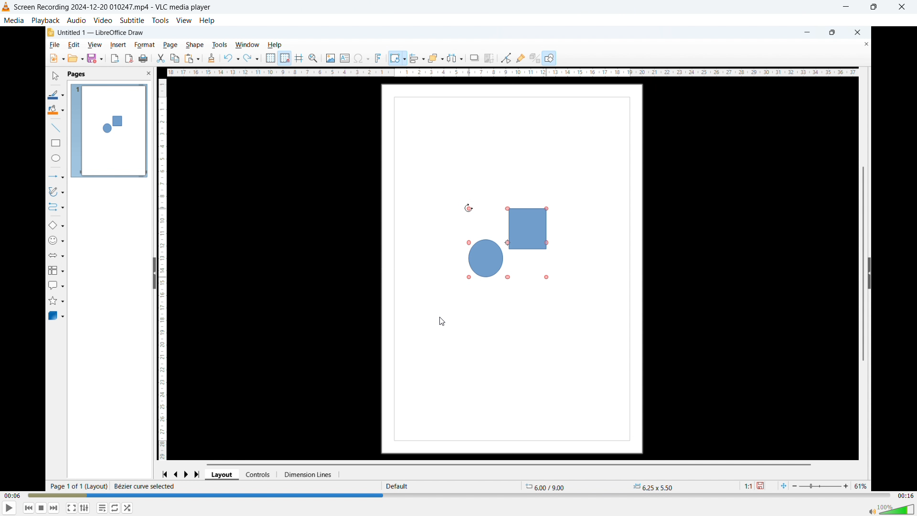 The width and height of the screenshot is (917, 516). Describe the element at coordinates (208, 21) in the screenshot. I see `help ` at that location.